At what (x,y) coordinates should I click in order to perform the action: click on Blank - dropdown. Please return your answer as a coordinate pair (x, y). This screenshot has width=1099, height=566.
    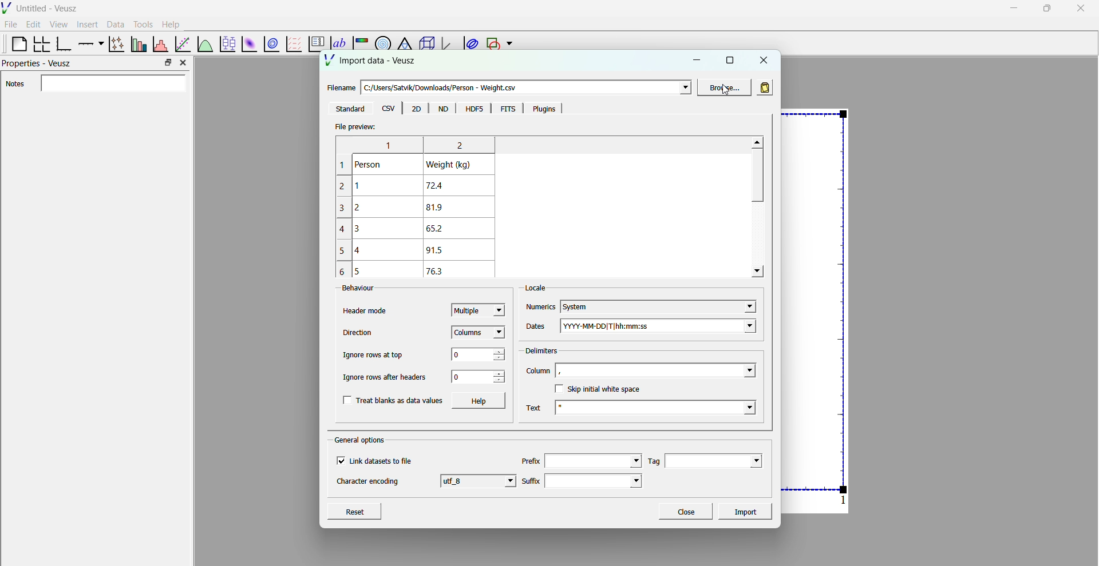
    Looking at the image, I should click on (670, 370).